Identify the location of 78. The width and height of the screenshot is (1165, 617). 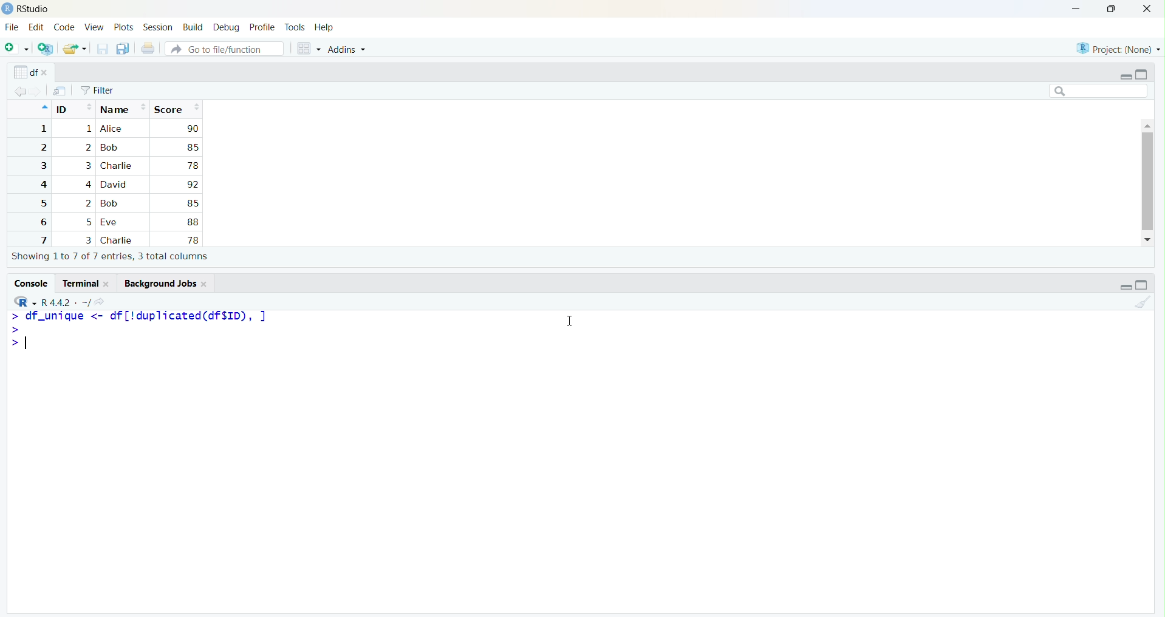
(192, 240).